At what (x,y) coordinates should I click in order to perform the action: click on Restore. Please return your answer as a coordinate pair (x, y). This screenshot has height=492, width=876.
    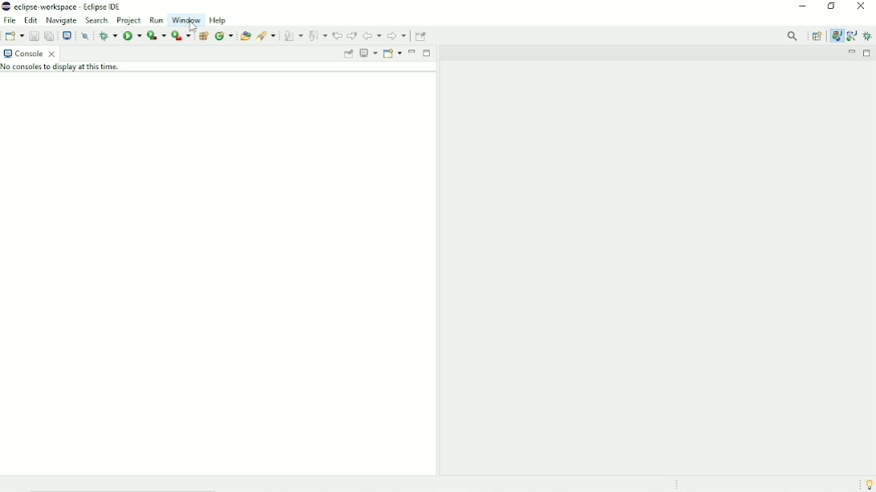
    Looking at the image, I should click on (834, 7).